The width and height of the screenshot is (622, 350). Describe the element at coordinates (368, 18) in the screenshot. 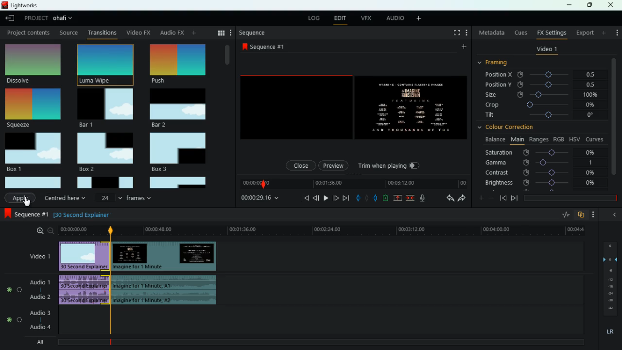

I see `vfx` at that location.